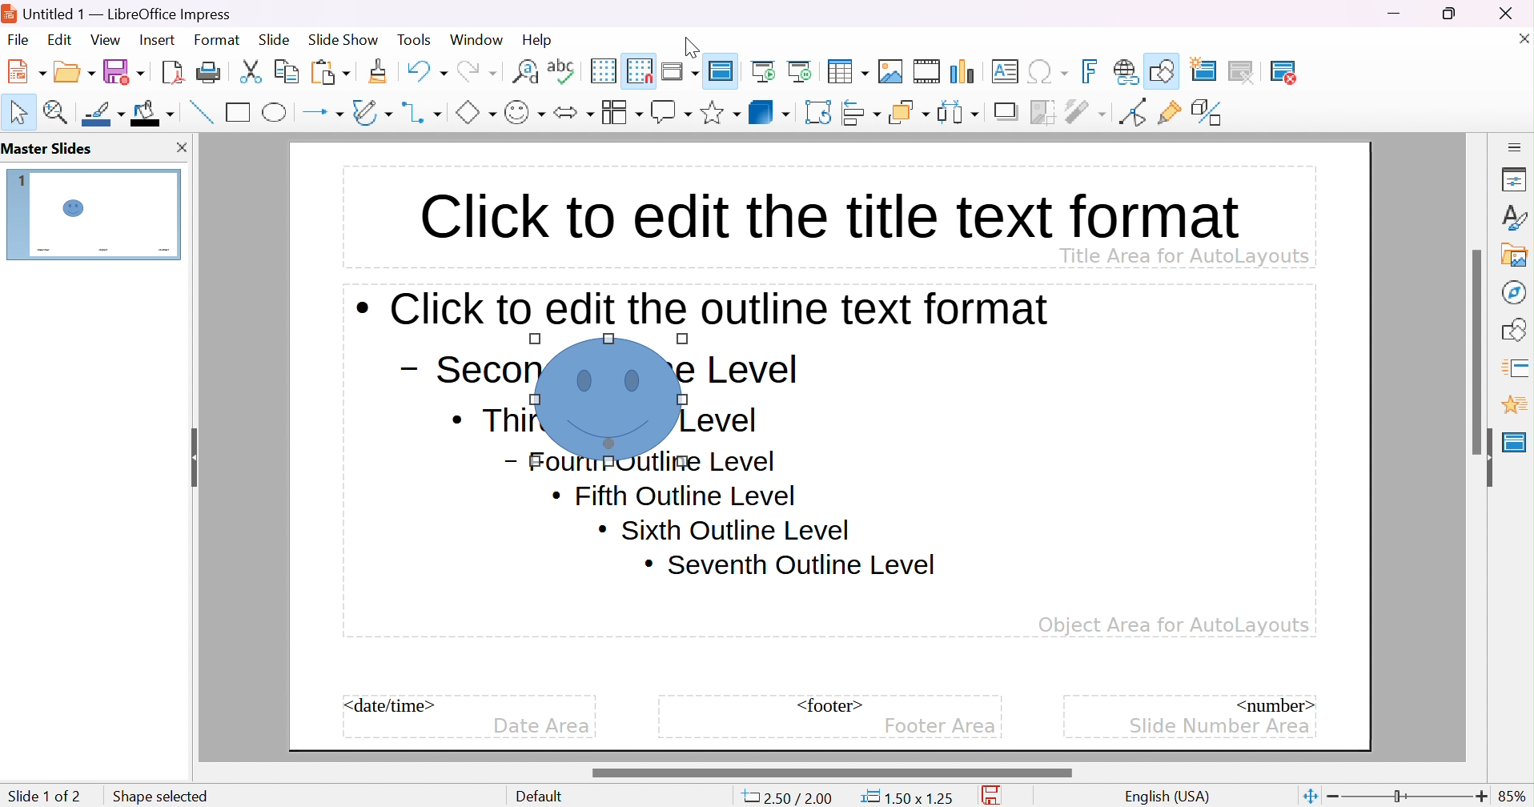 The height and width of the screenshot is (807, 1534). I want to click on zoom in/out, so click(1408, 797).